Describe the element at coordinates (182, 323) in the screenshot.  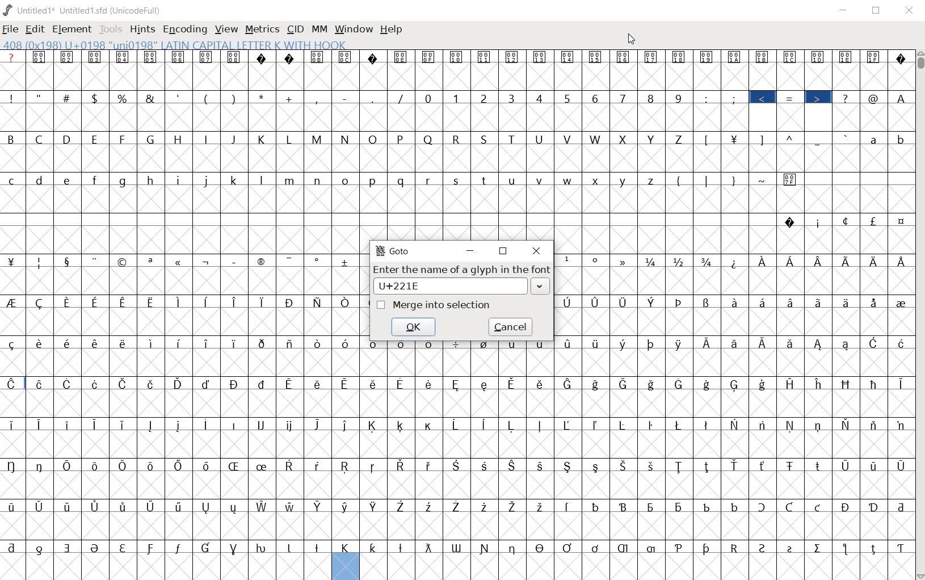
I see `` at that location.